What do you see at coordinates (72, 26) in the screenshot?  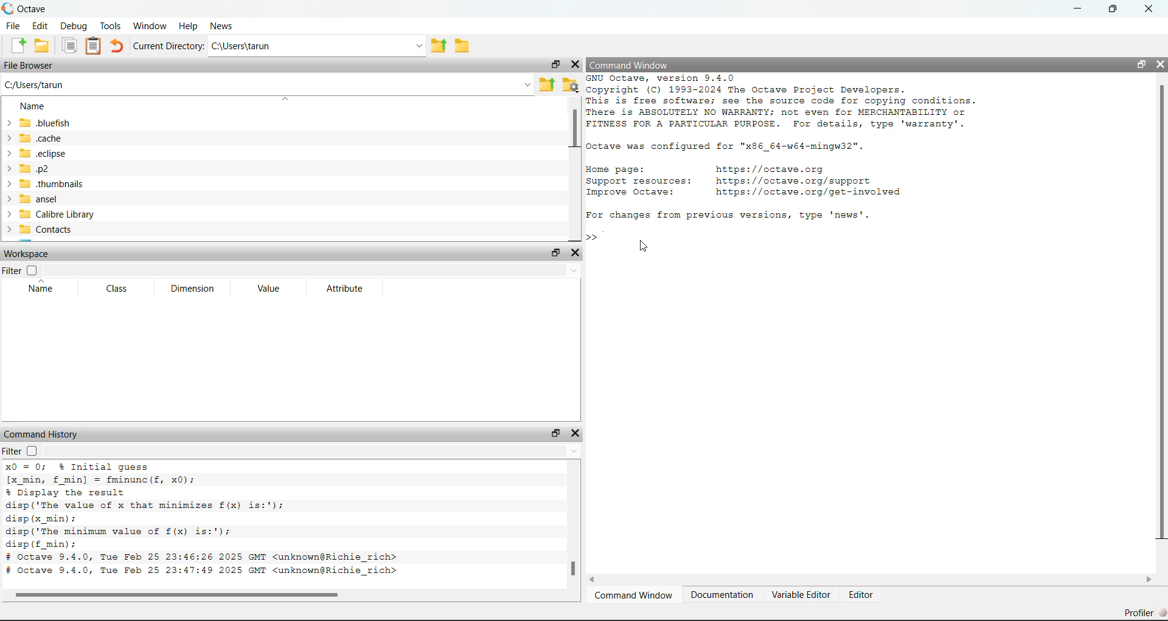 I see `Debug` at bounding box center [72, 26].